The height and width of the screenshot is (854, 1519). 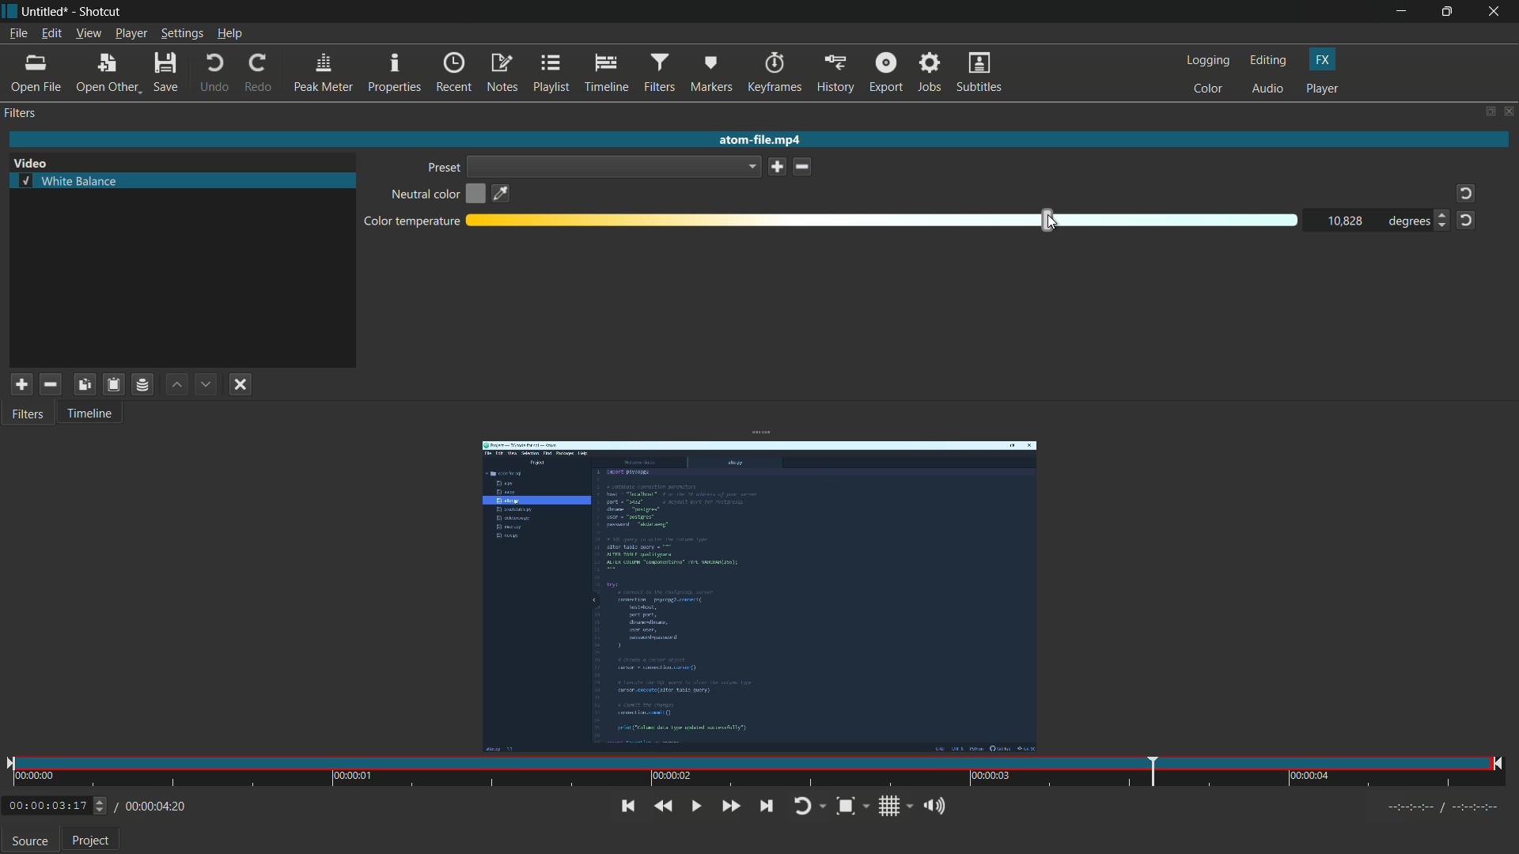 I want to click on toggle grid, so click(x=895, y=806).